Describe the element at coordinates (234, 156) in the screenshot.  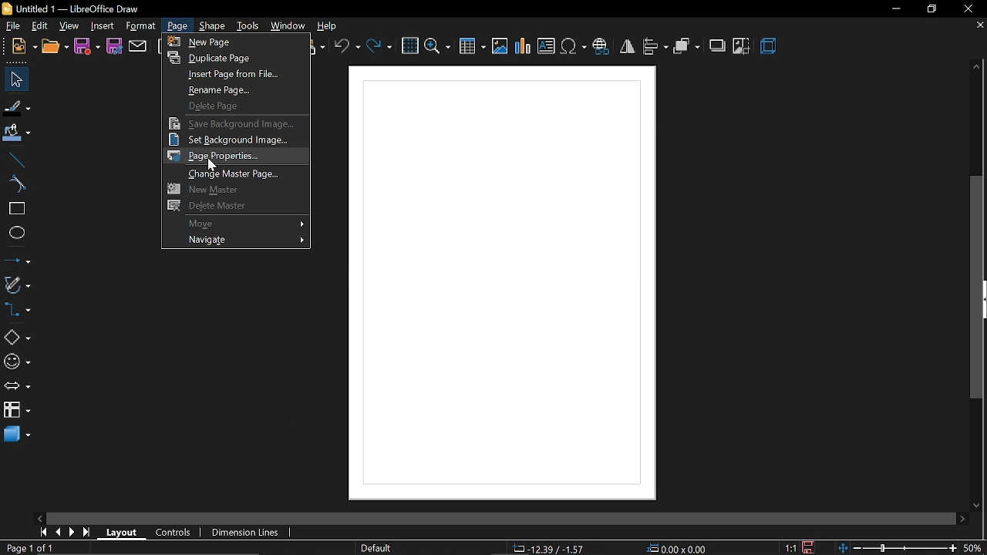
I see `page properties` at that location.